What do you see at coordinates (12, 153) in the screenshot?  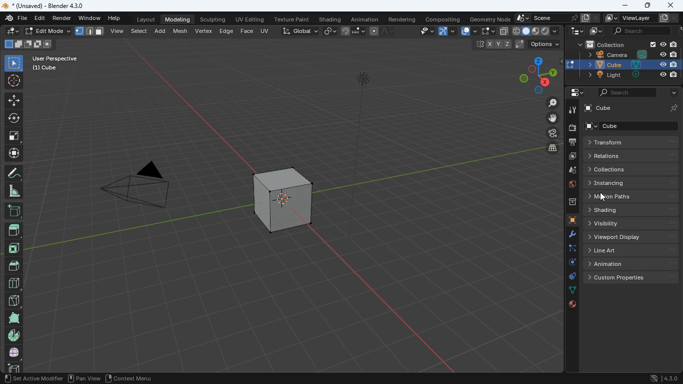 I see `move` at bounding box center [12, 153].